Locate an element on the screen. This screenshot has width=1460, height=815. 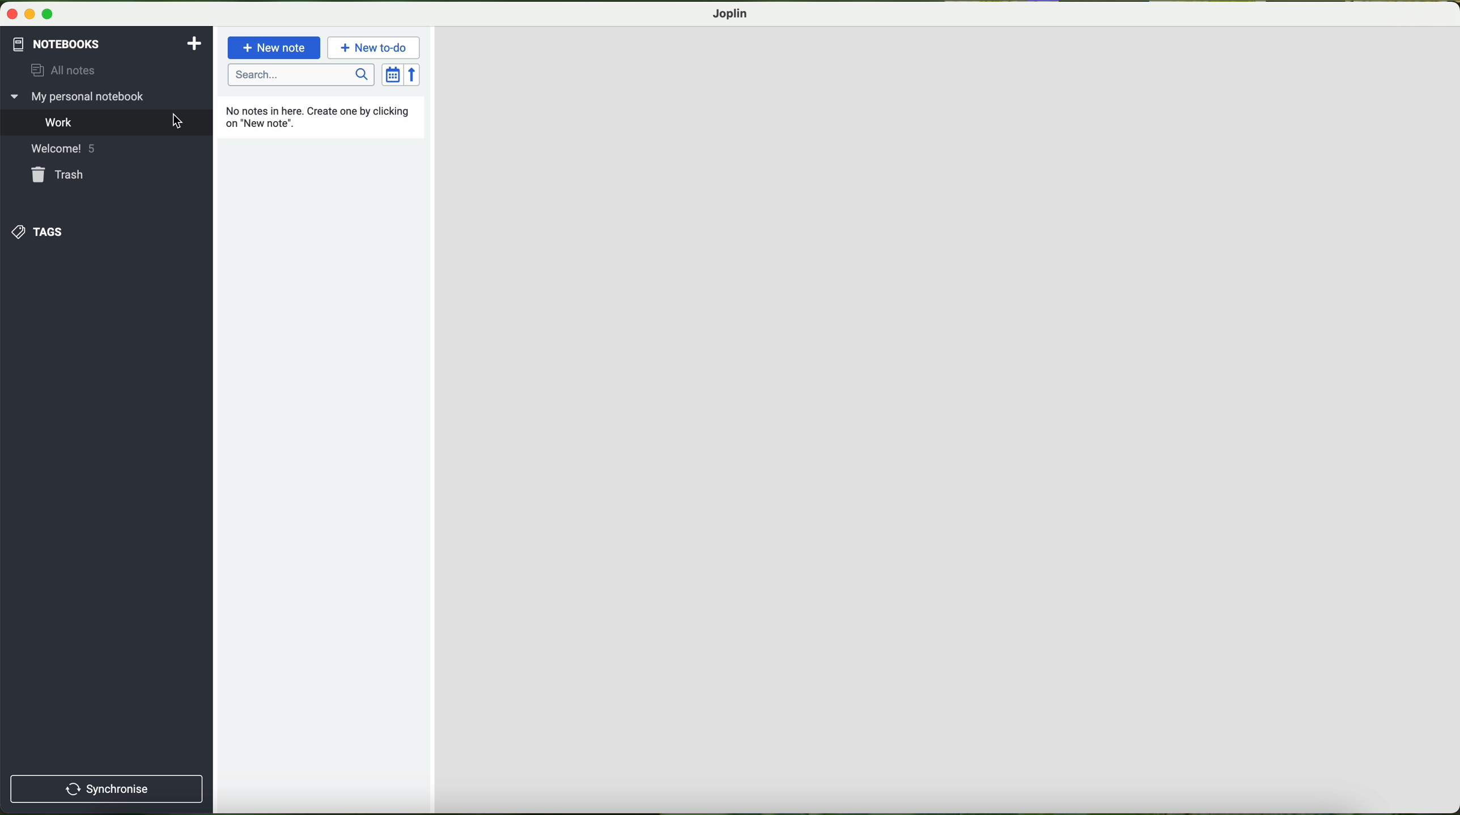
synchronise button is located at coordinates (106, 789).